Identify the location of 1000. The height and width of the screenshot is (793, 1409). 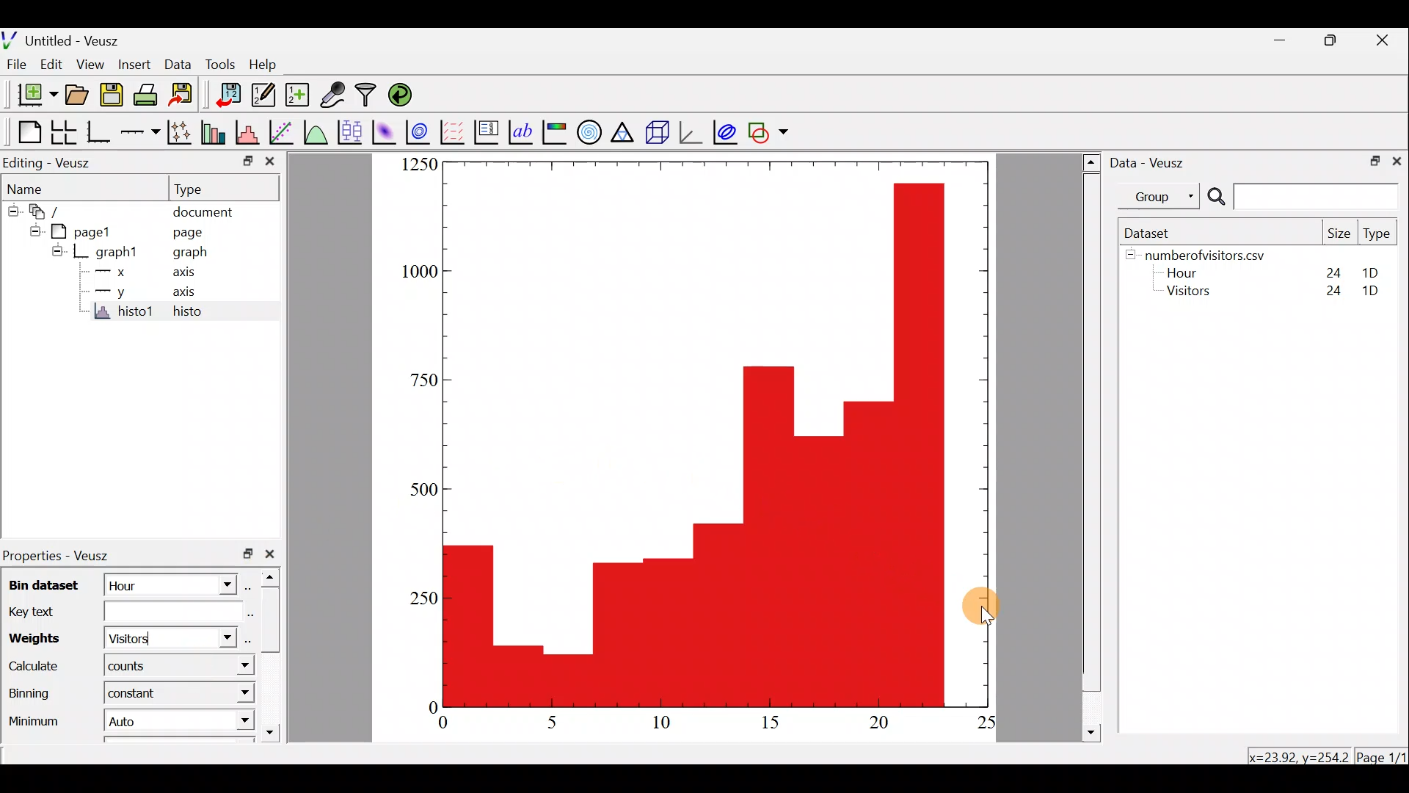
(417, 278).